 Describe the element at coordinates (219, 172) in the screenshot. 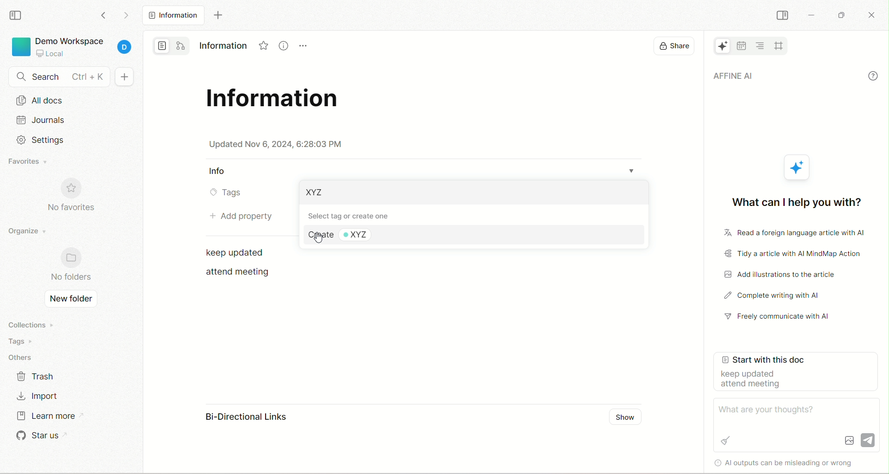

I see `Info` at that location.